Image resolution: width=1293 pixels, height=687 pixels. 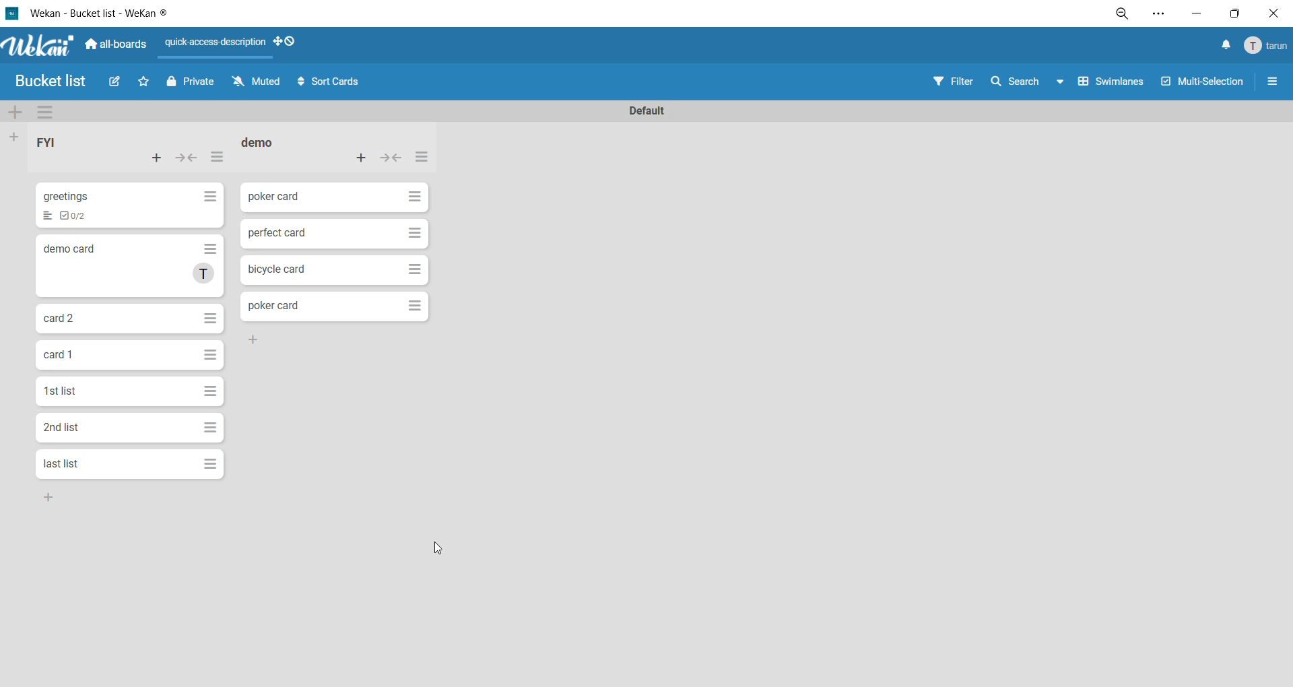 I want to click on greetings, so click(x=67, y=195).